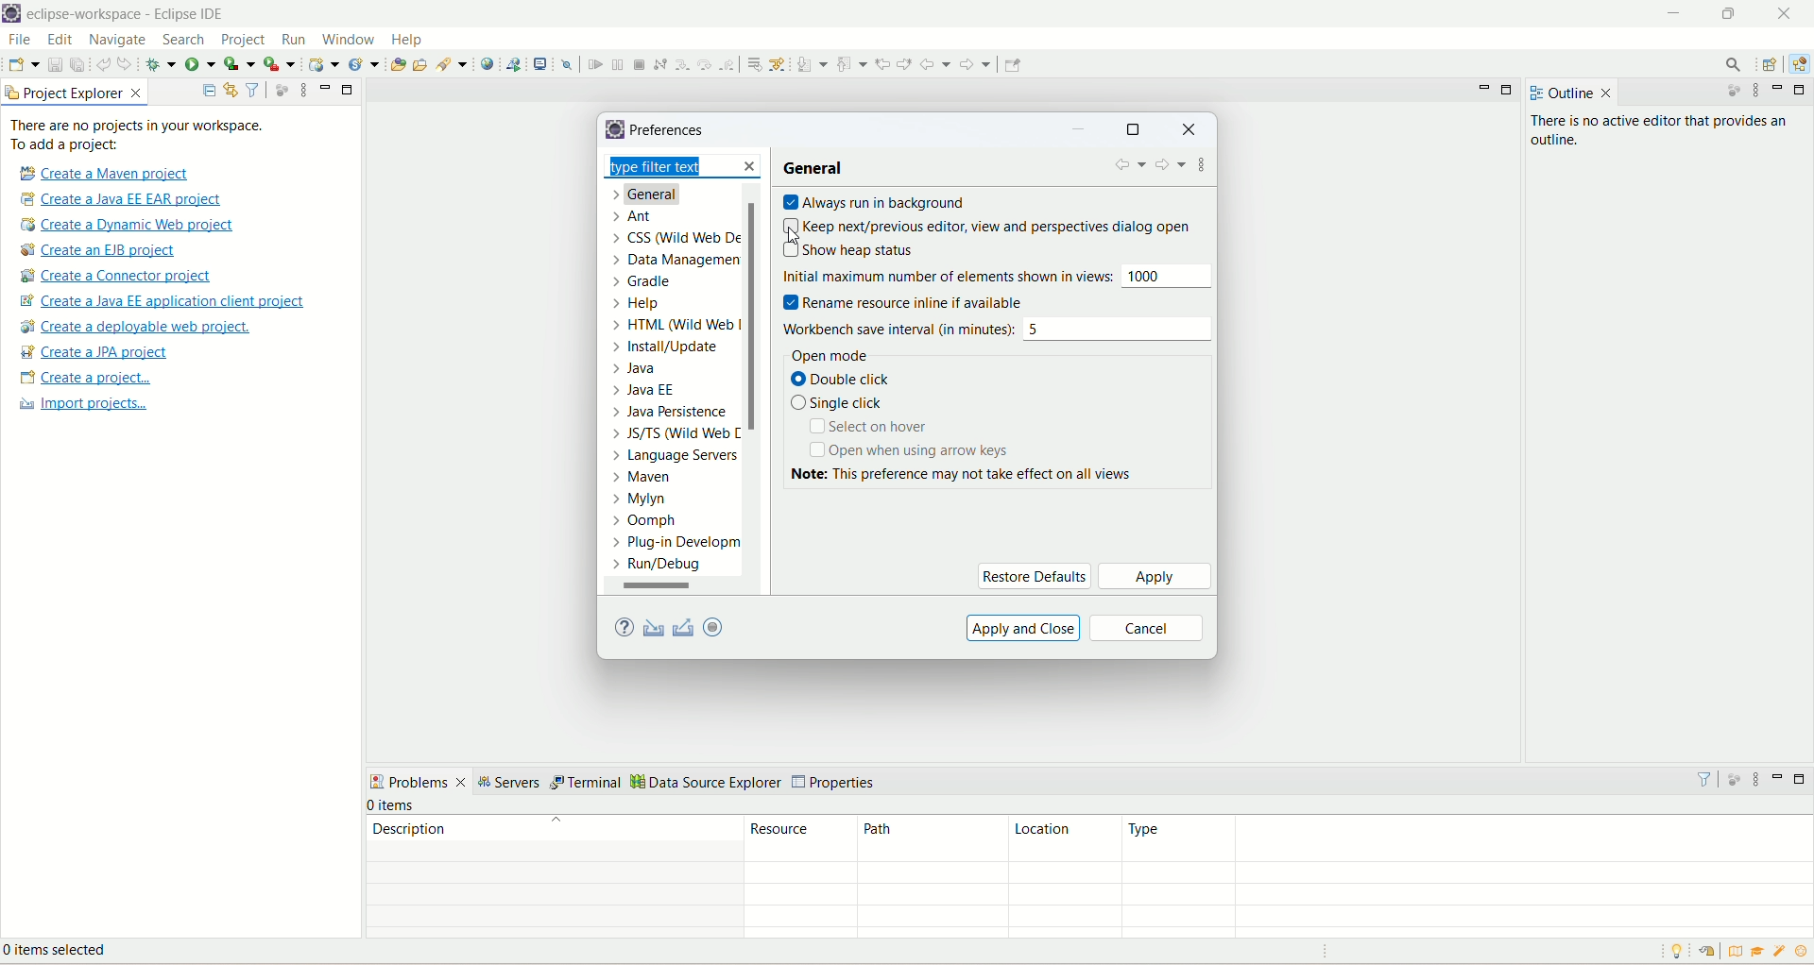  Describe the element at coordinates (673, 241) in the screenshot. I see `CSS` at that location.